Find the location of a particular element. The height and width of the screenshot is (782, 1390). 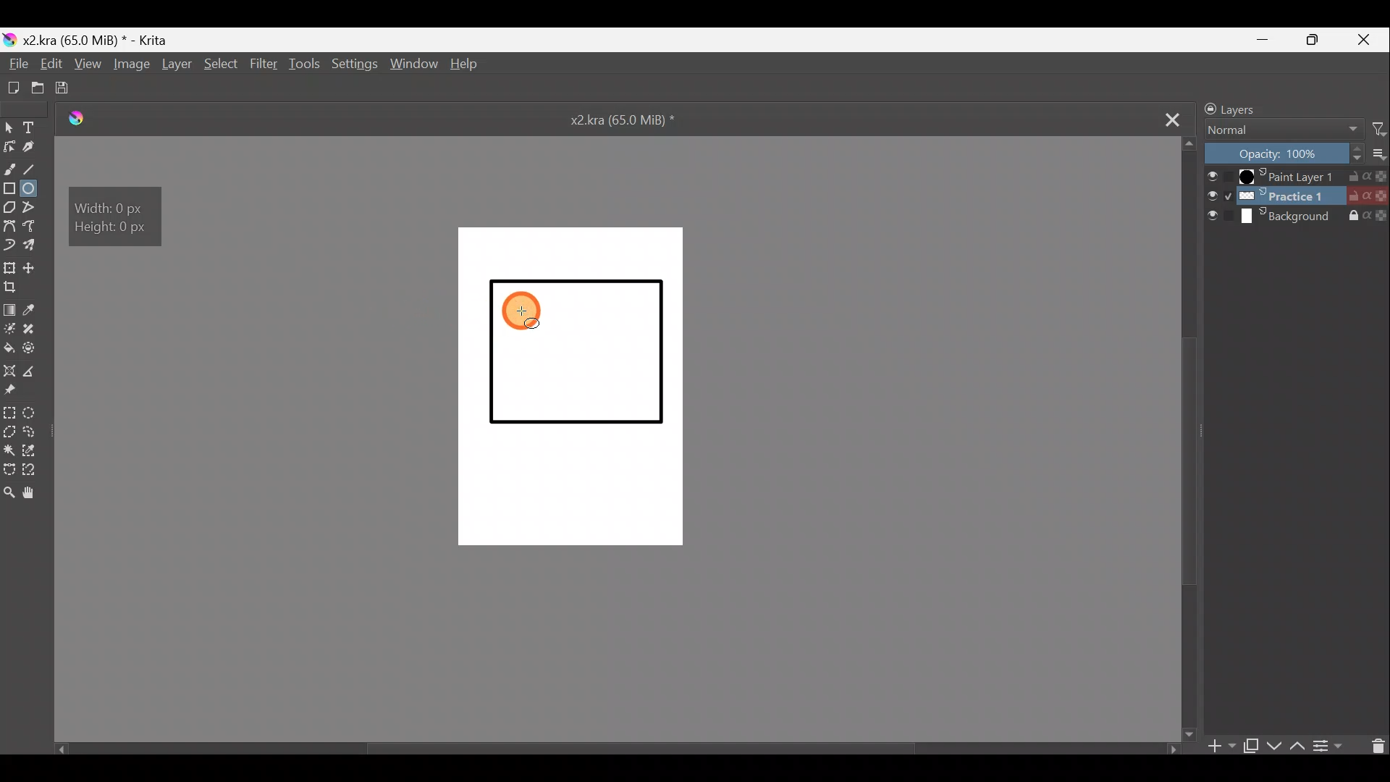

Bezier curve selection tool is located at coordinates (9, 468).